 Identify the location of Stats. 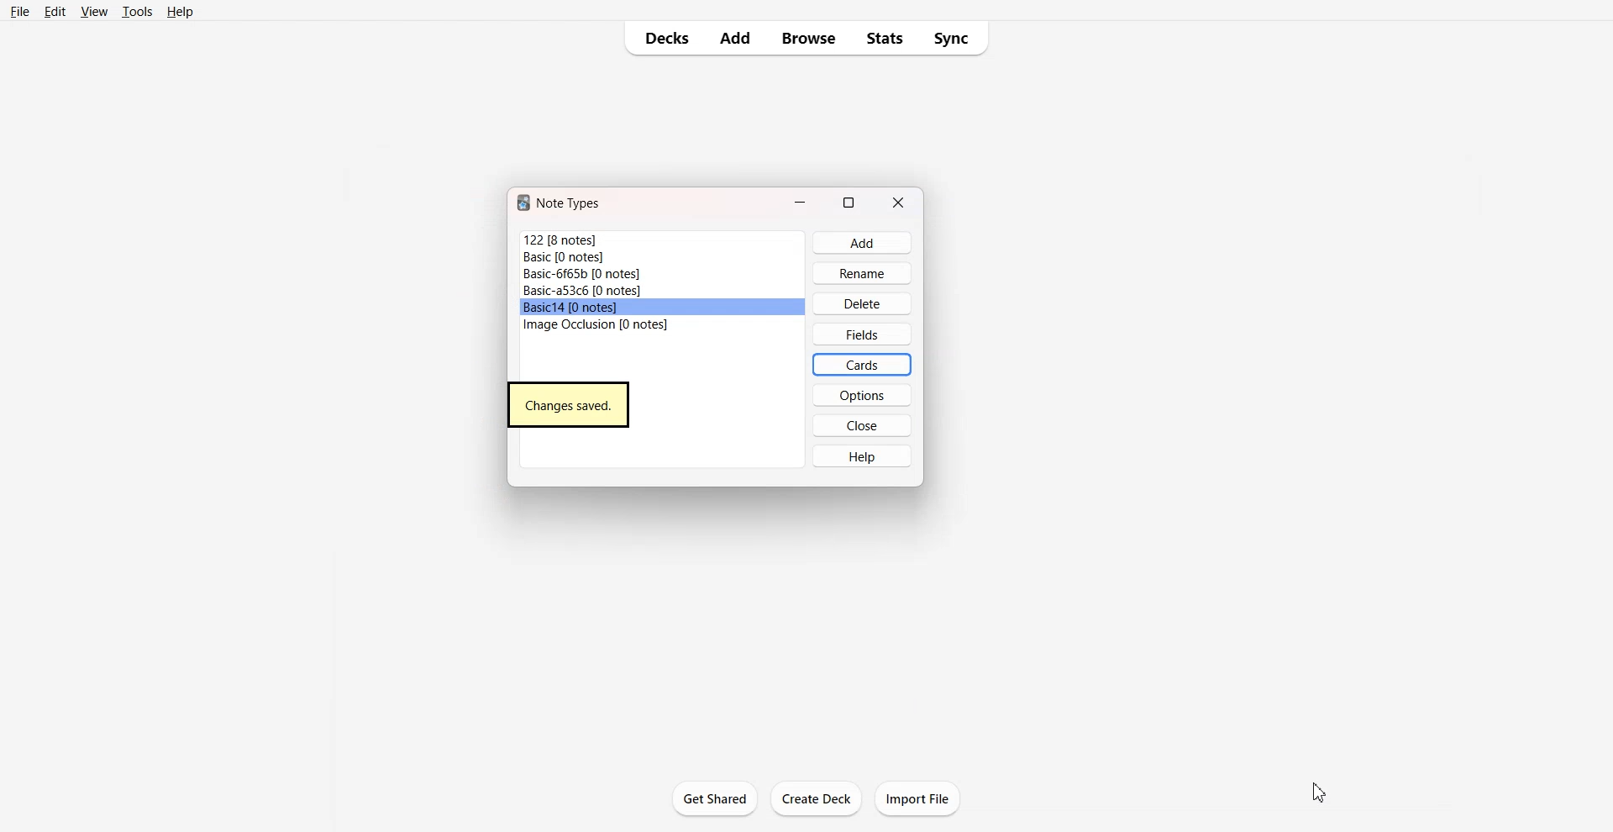
(884, 38).